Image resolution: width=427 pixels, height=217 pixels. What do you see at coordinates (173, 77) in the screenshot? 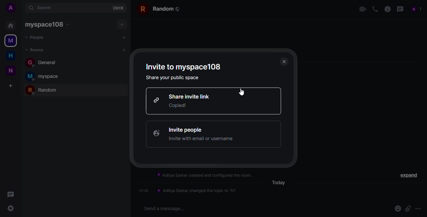
I see `share your public space` at bounding box center [173, 77].